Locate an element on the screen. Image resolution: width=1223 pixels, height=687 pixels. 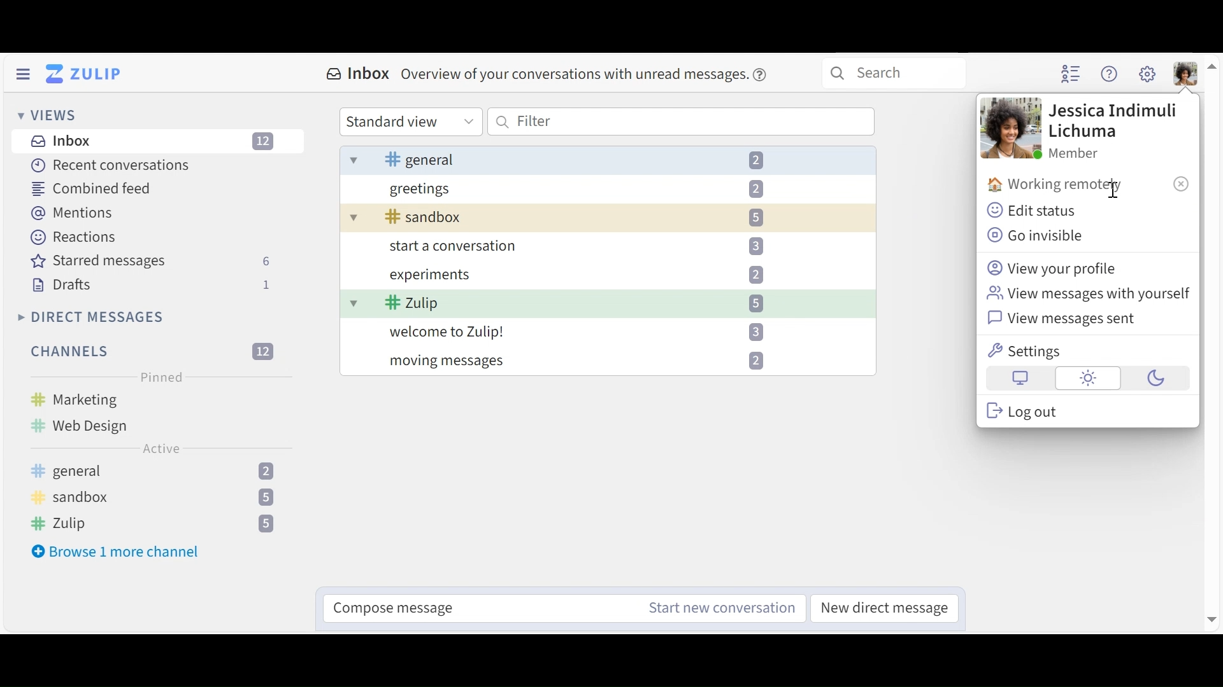
Help menu is located at coordinates (1110, 74).